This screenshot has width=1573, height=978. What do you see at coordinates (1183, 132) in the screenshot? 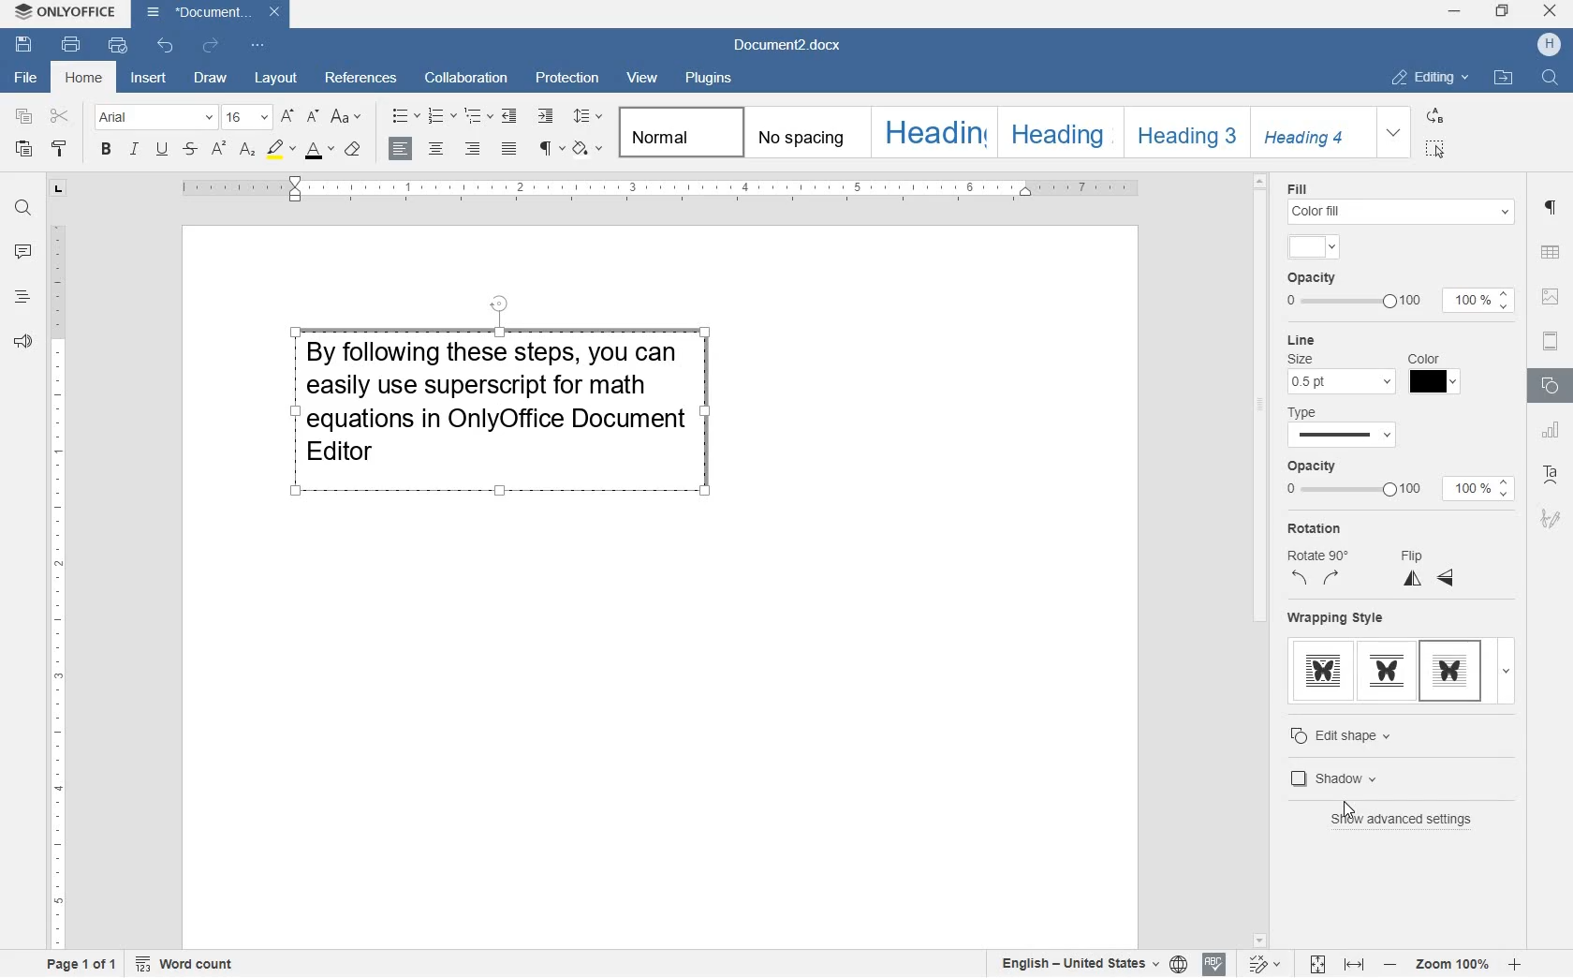
I see `HEADING 3` at bounding box center [1183, 132].